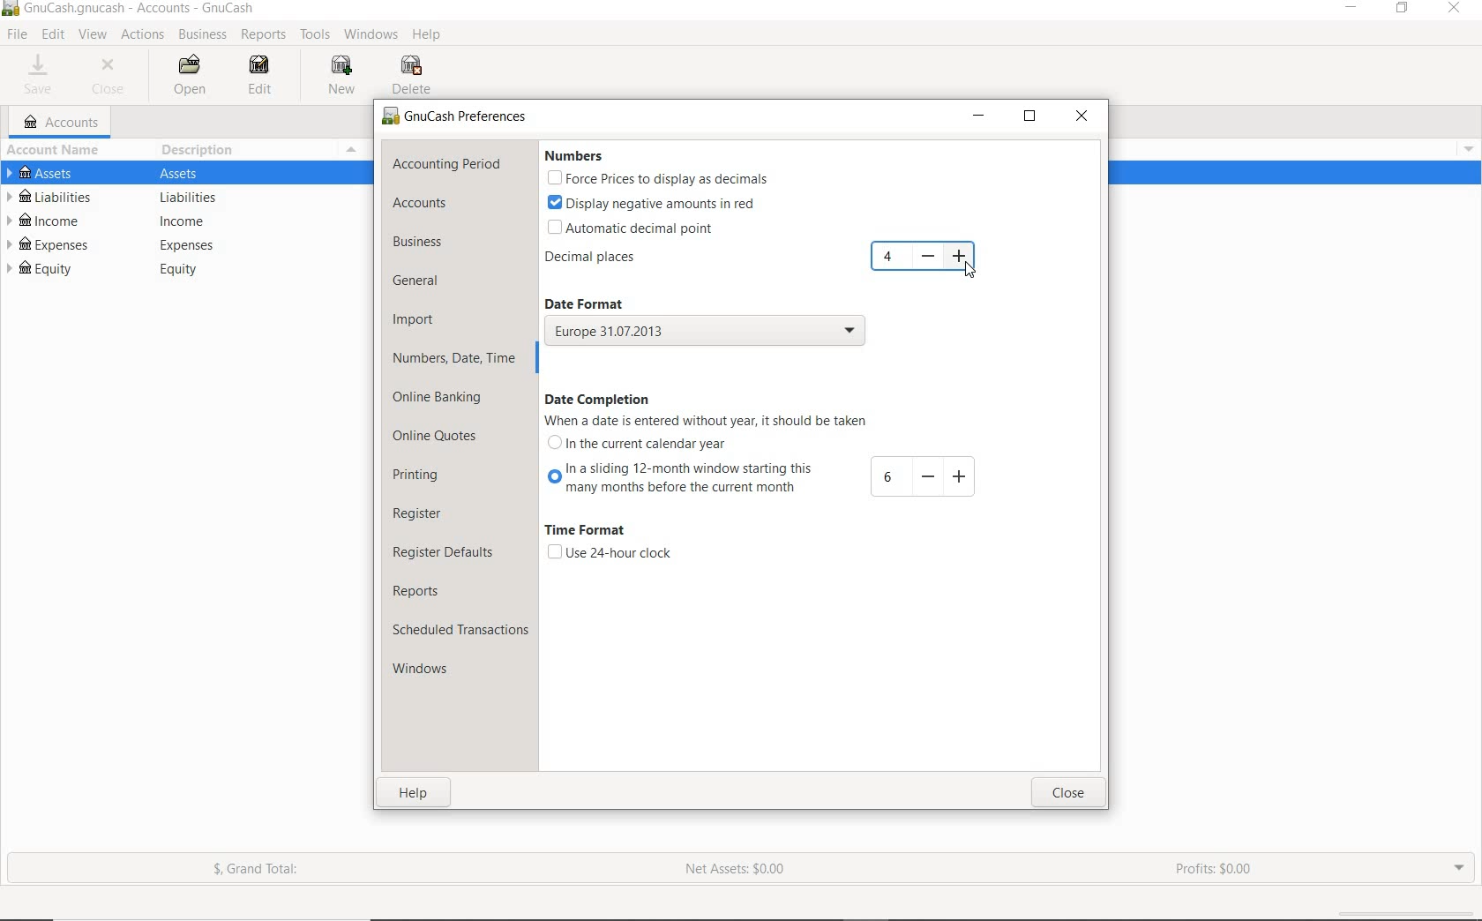 The image size is (1482, 921). Describe the element at coordinates (737, 870) in the screenshot. I see `NET ASSETS` at that location.